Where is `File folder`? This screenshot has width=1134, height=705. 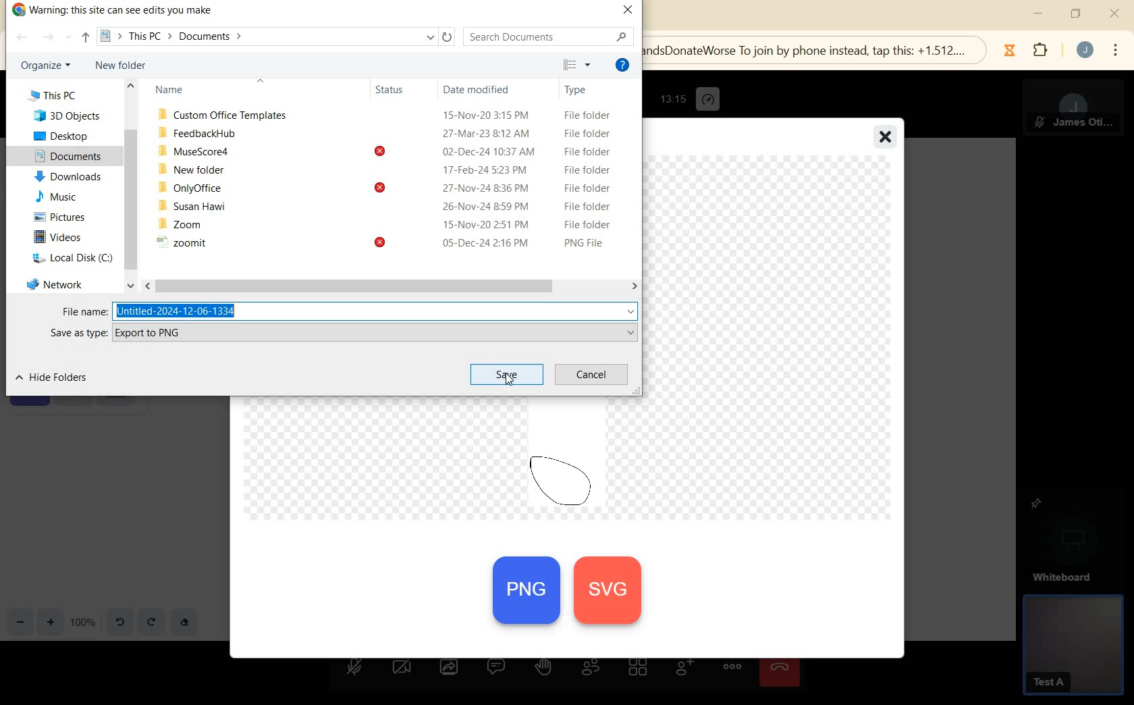
File folder is located at coordinates (591, 170).